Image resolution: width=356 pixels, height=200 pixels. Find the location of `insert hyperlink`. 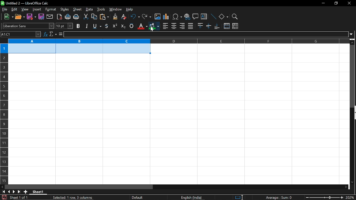

insert hyperlink is located at coordinates (187, 16).